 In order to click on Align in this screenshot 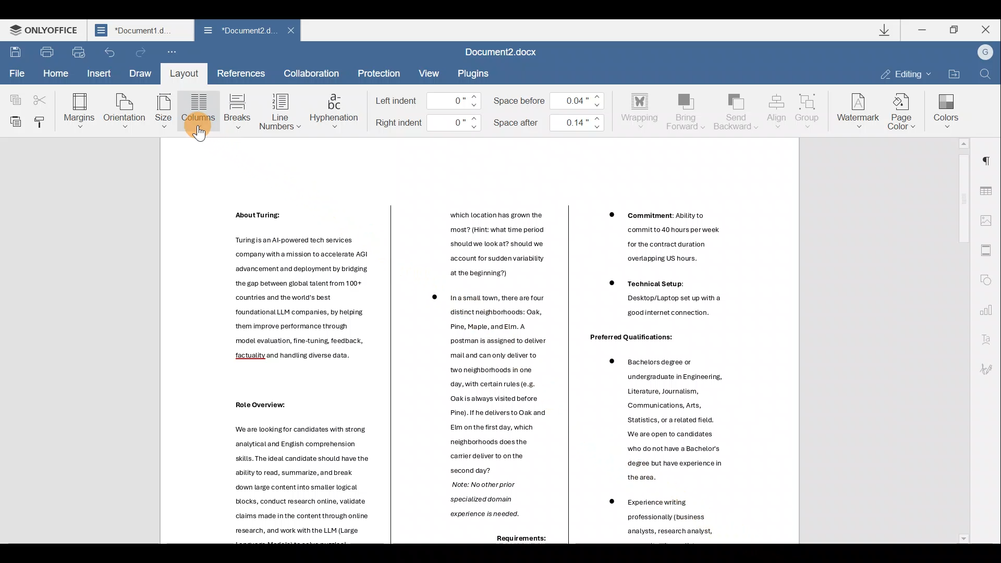, I will do `click(777, 110)`.